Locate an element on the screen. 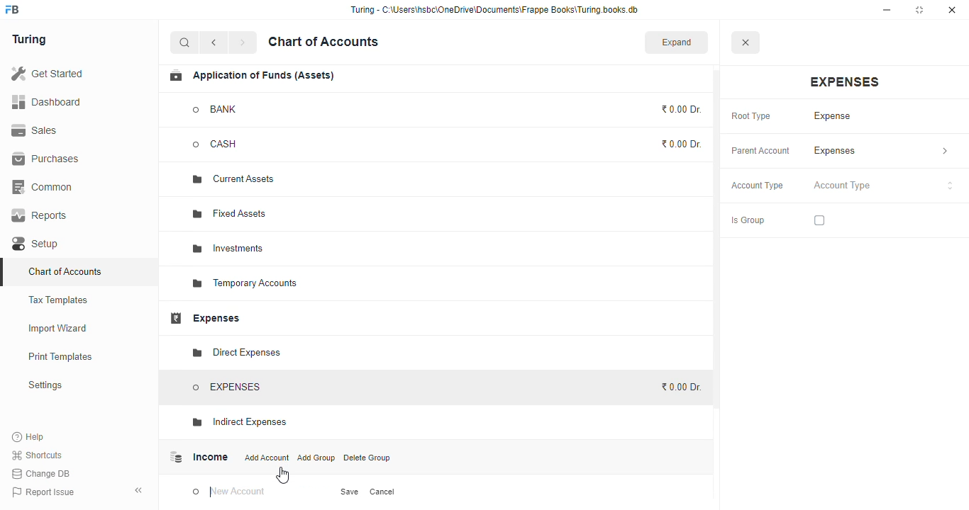 This screenshot has height=510, width=969. chart of accounts is located at coordinates (323, 42).